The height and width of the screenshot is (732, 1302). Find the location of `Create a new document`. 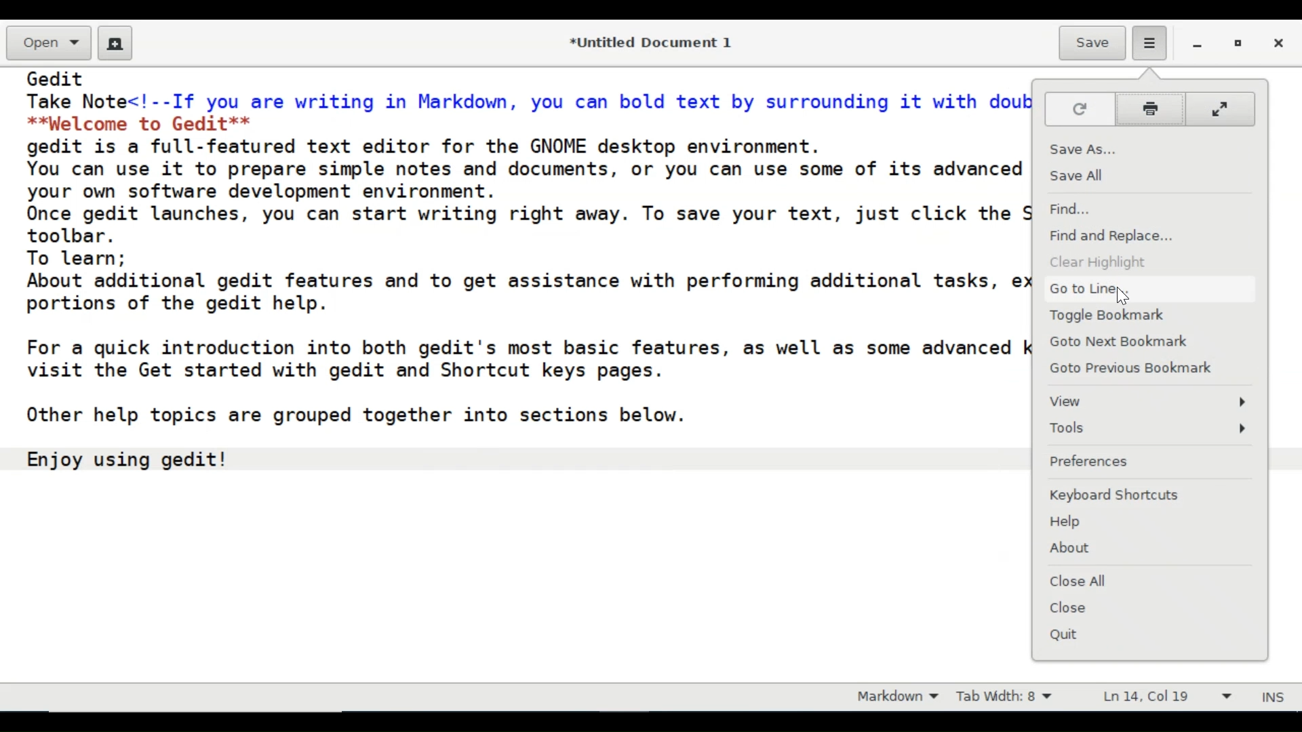

Create a new document is located at coordinates (116, 43).